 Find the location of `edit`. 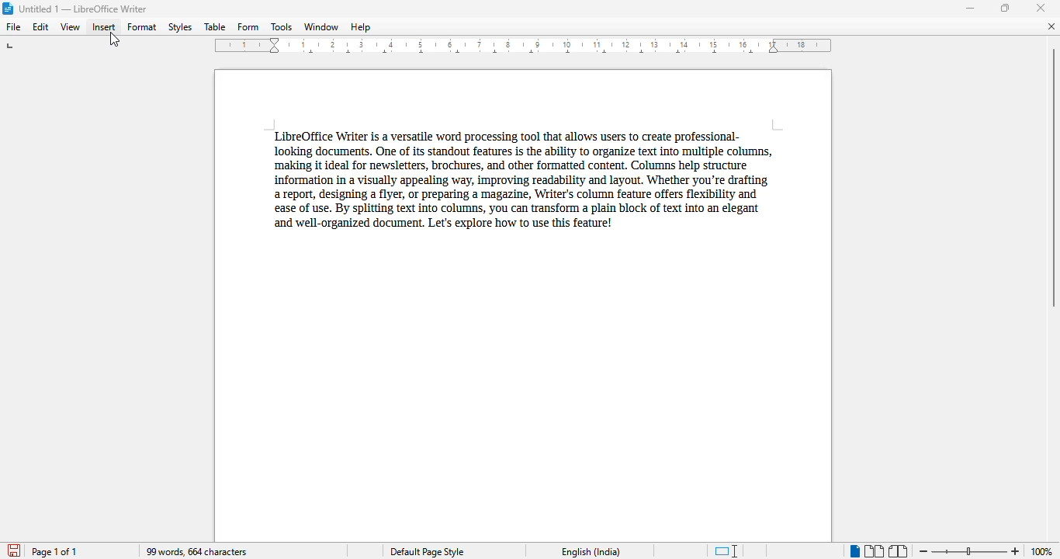

edit is located at coordinates (41, 27).